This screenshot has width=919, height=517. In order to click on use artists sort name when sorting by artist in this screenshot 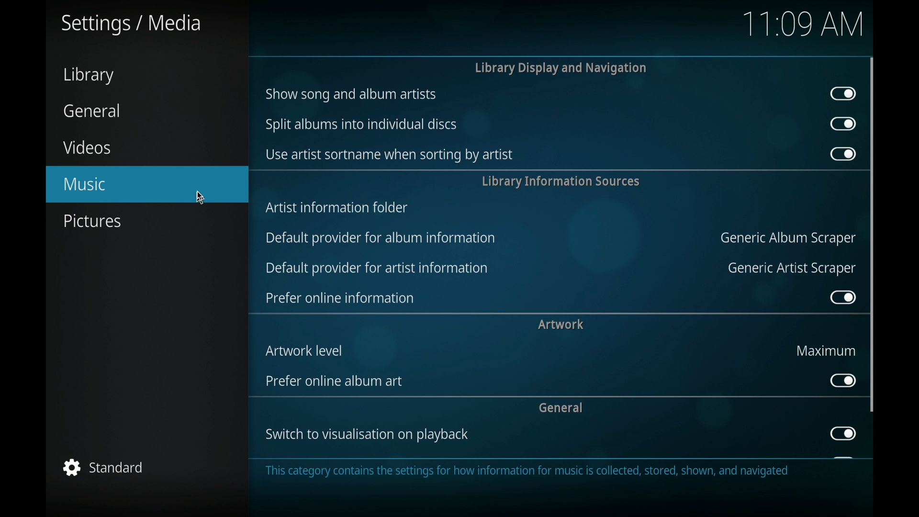, I will do `click(390, 155)`.